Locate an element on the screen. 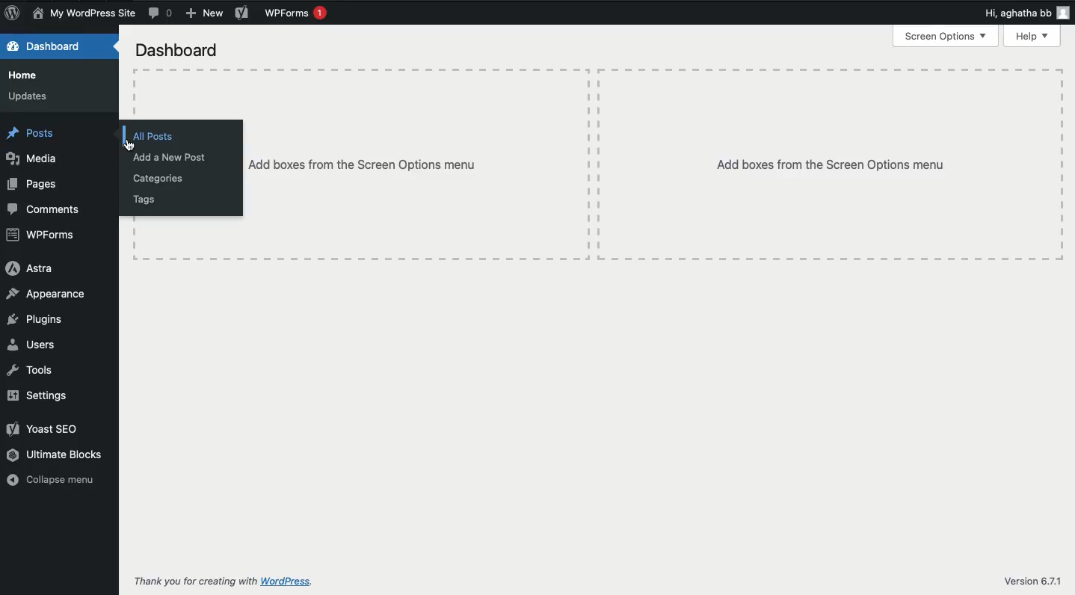 The image size is (1075, 595). WPForms is located at coordinates (295, 13).